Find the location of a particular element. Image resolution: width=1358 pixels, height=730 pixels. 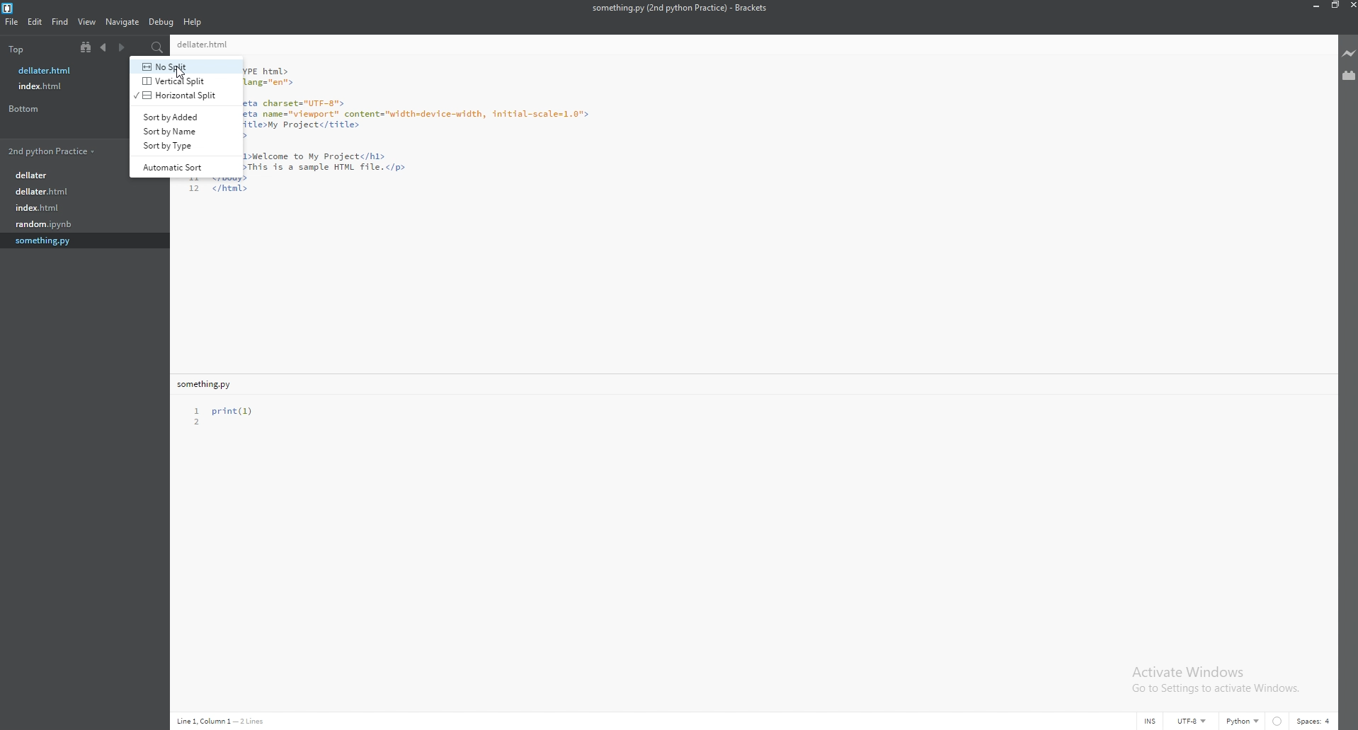

help is located at coordinates (193, 21).